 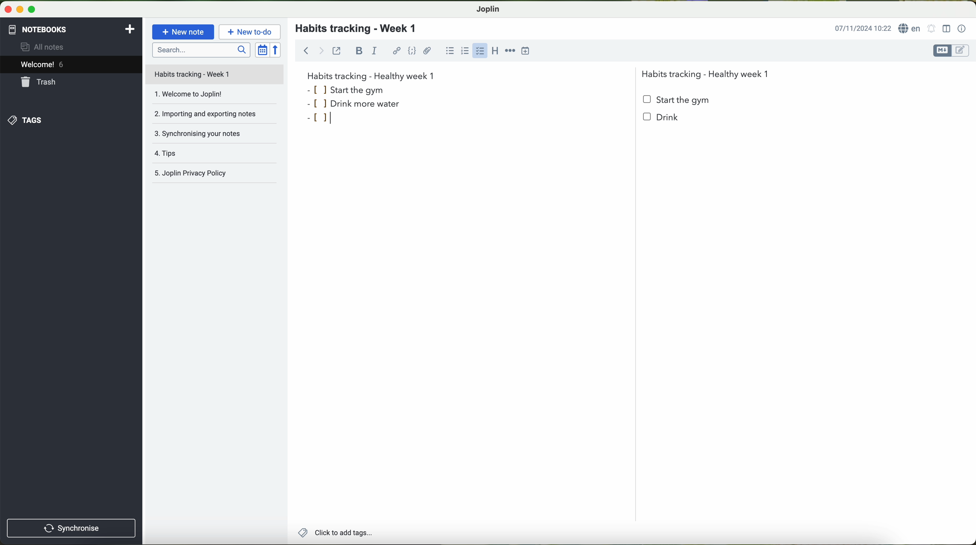 I want to click on file title, so click(x=215, y=74).